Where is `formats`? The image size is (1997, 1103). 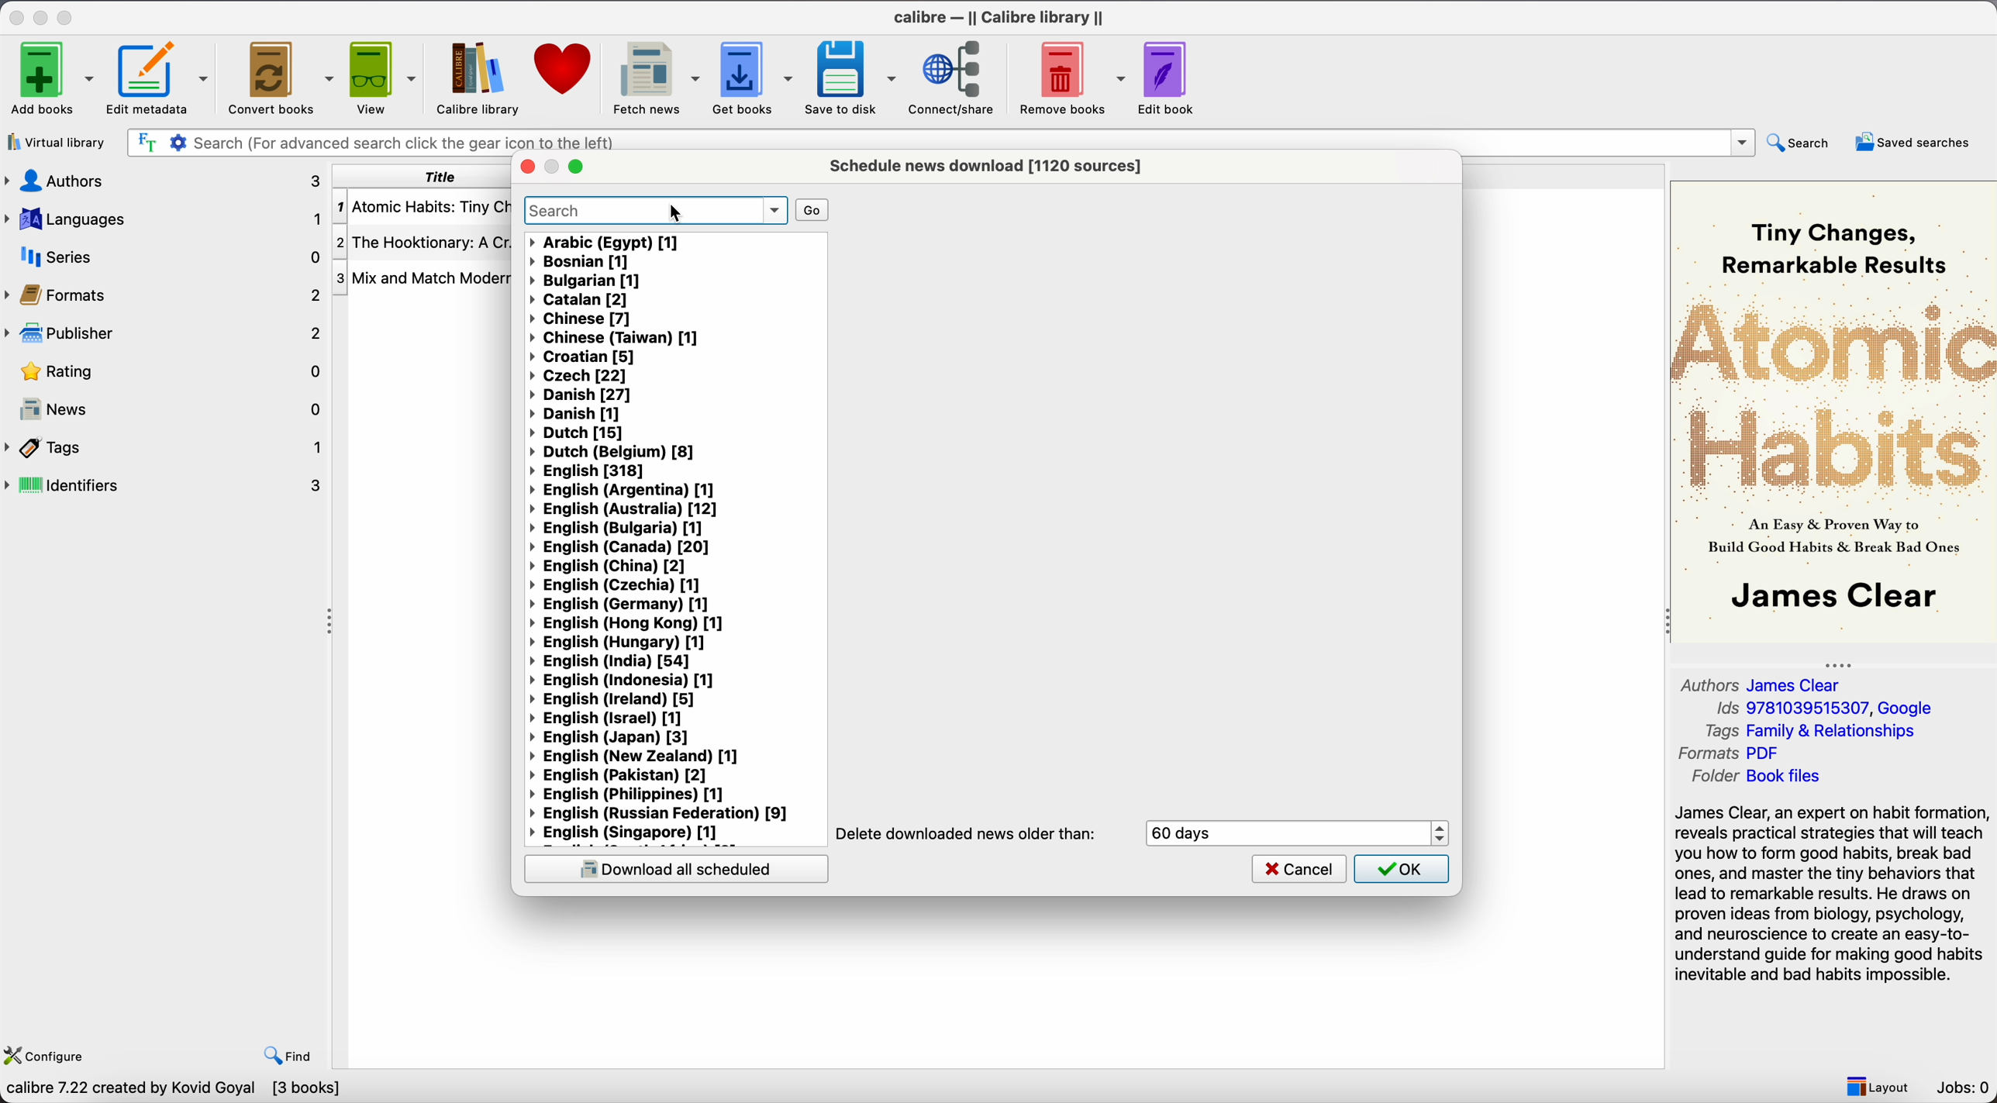 formats is located at coordinates (162, 293).